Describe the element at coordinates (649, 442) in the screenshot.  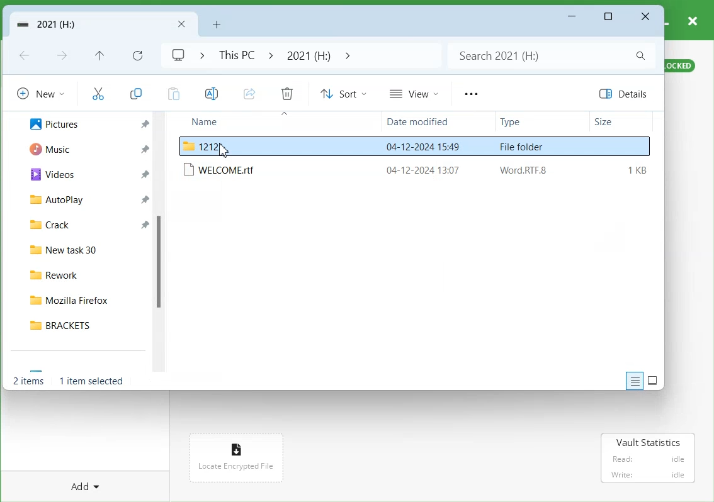
I see `Vault Statistics` at that location.